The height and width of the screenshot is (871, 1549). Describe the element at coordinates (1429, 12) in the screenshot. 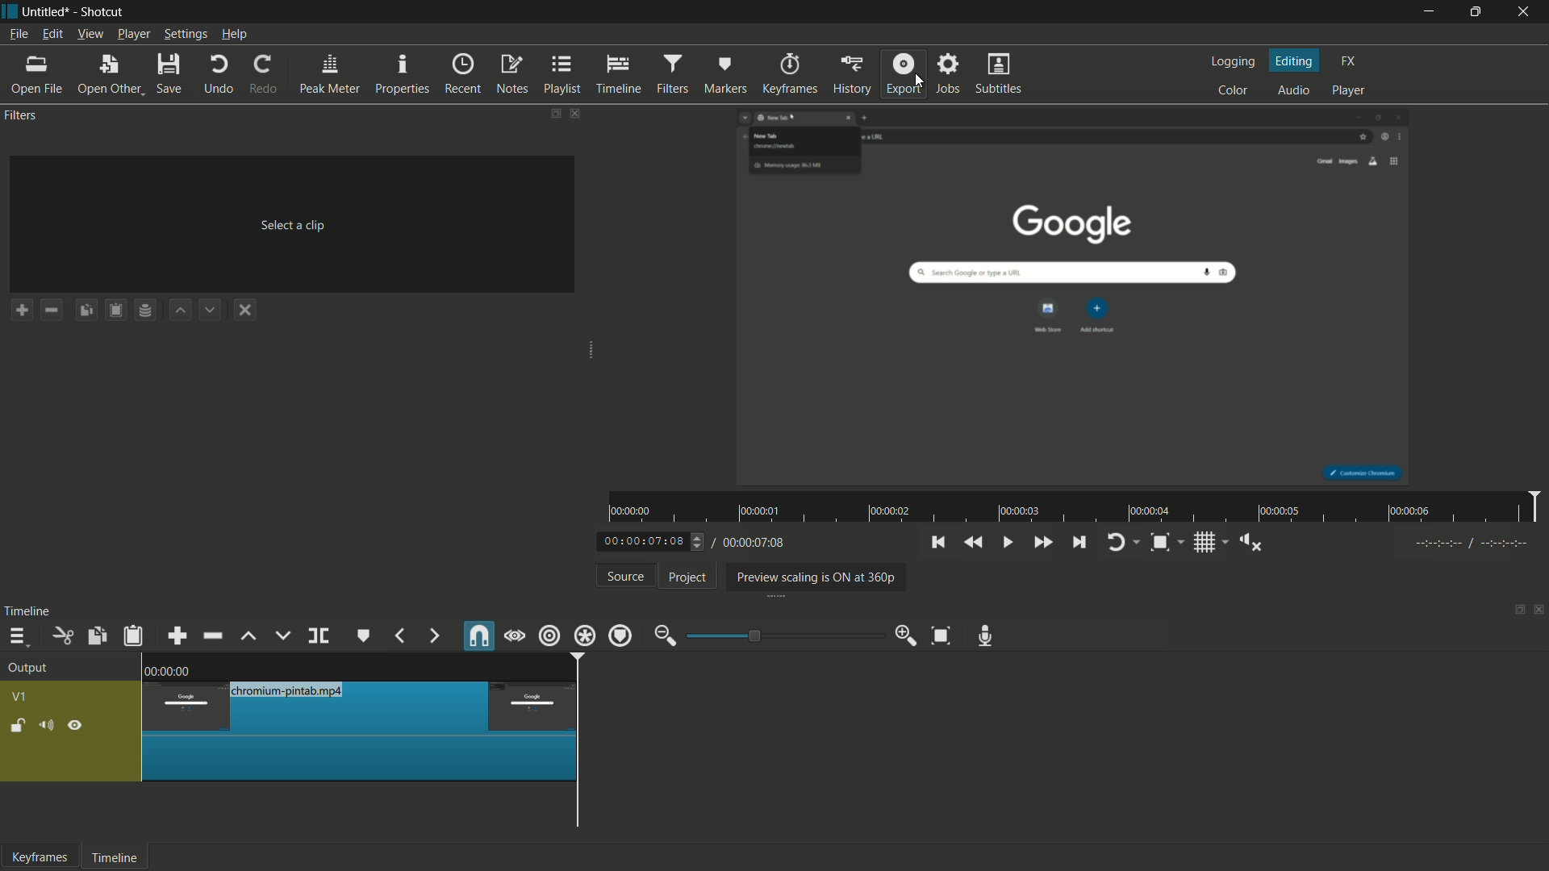

I see `minimize` at that location.